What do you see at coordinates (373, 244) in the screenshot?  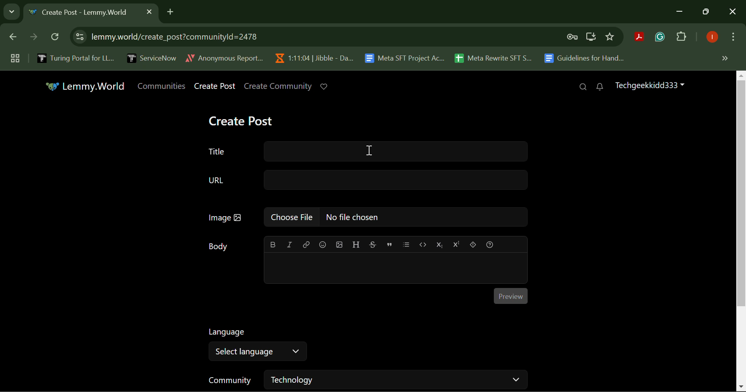 I see `strikethrough` at bounding box center [373, 244].